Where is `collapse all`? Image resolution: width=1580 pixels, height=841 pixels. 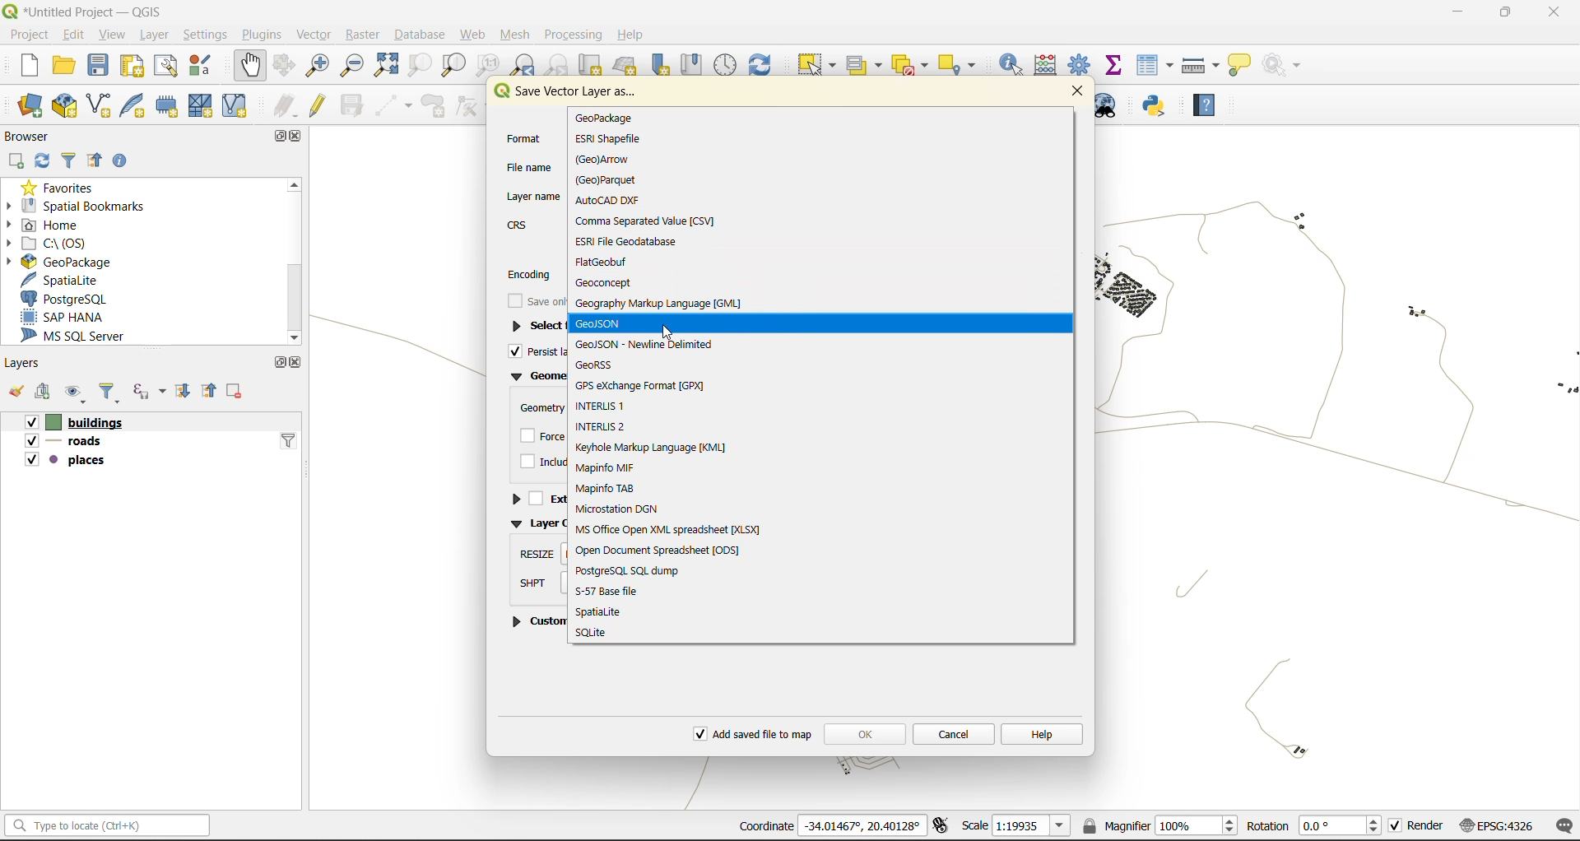 collapse all is located at coordinates (212, 391).